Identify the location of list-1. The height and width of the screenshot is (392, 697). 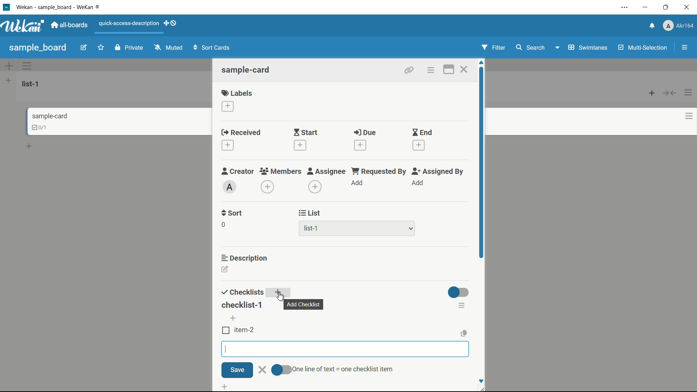
(32, 83).